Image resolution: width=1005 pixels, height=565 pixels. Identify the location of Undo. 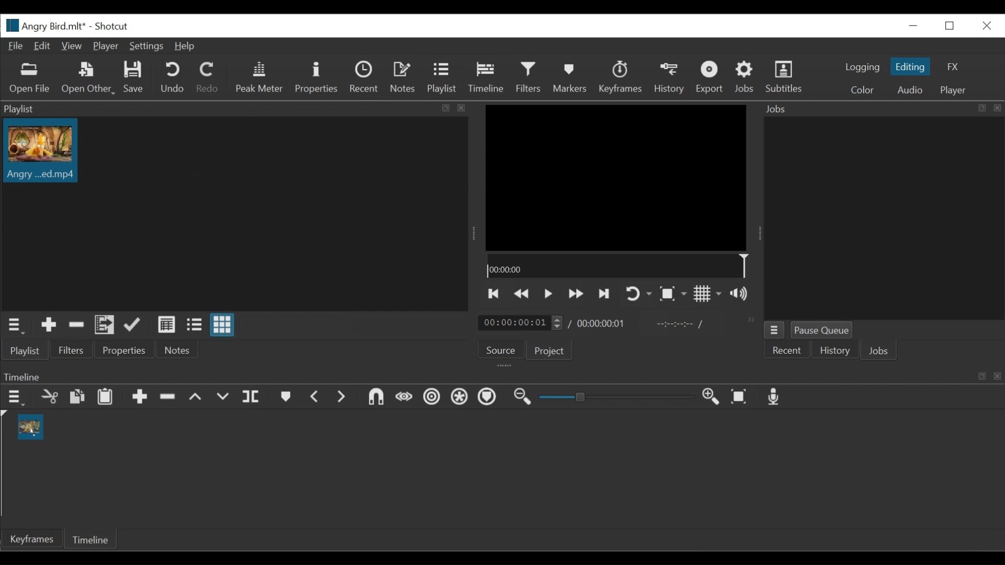
(173, 78).